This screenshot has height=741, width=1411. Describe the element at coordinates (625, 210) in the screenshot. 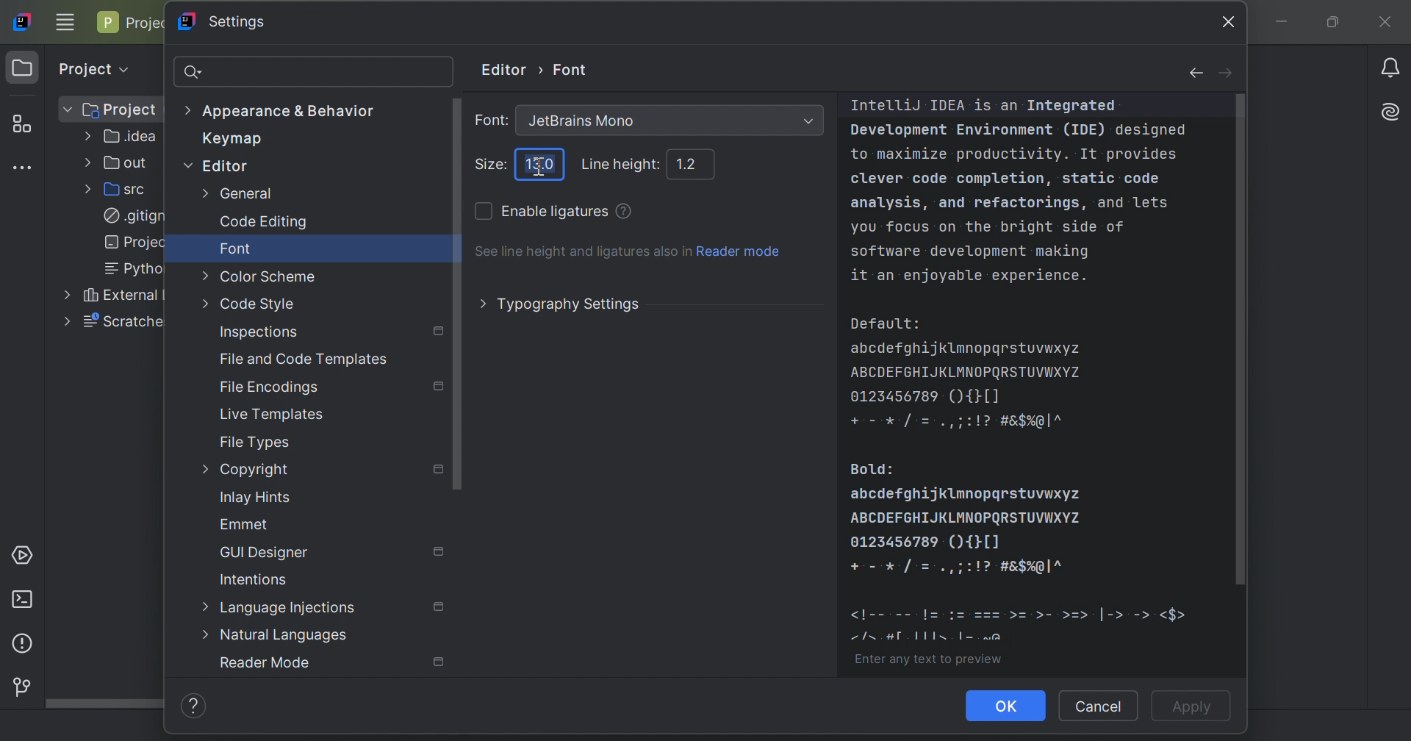

I see `Use several characters as a single ligature. Ligatures enhance code readability. Use the section below to preview the changes.` at that location.